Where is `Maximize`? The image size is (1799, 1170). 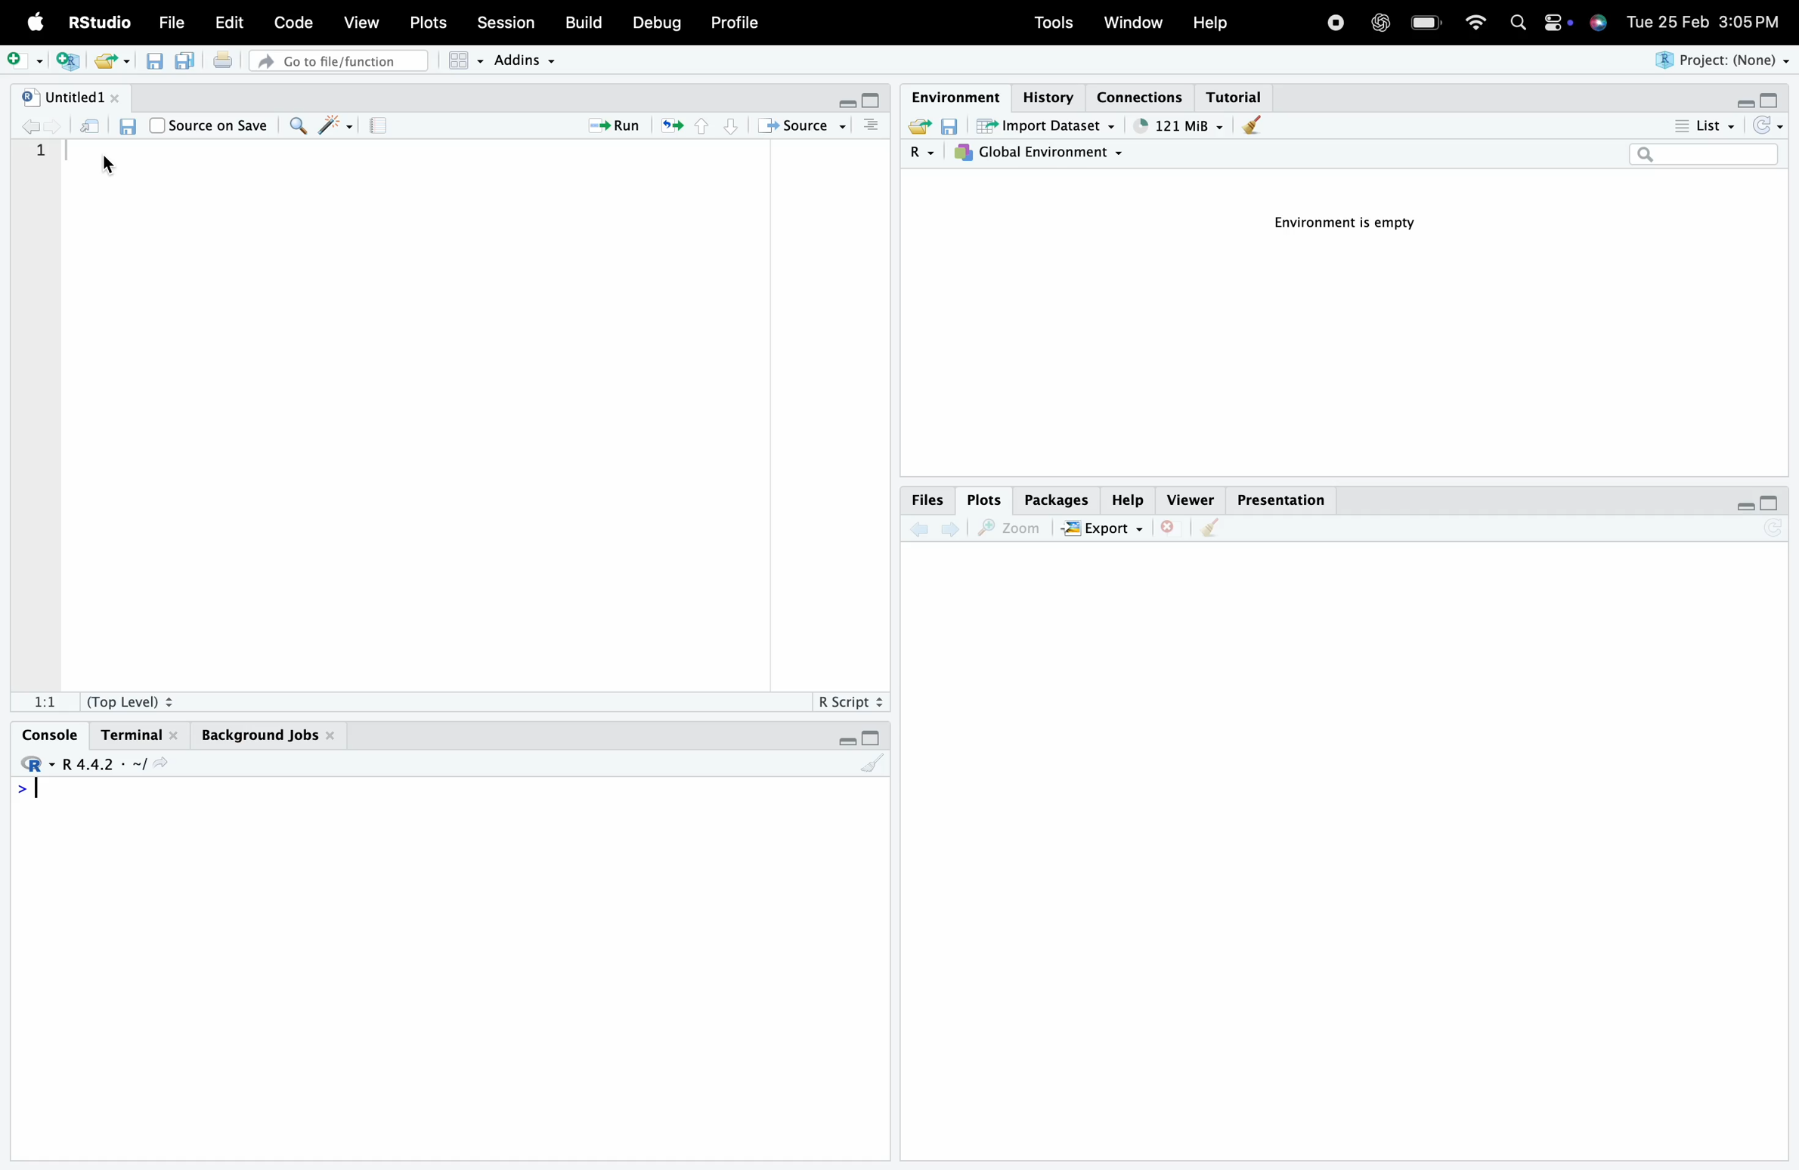
Maximize is located at coordinates (871, 738).